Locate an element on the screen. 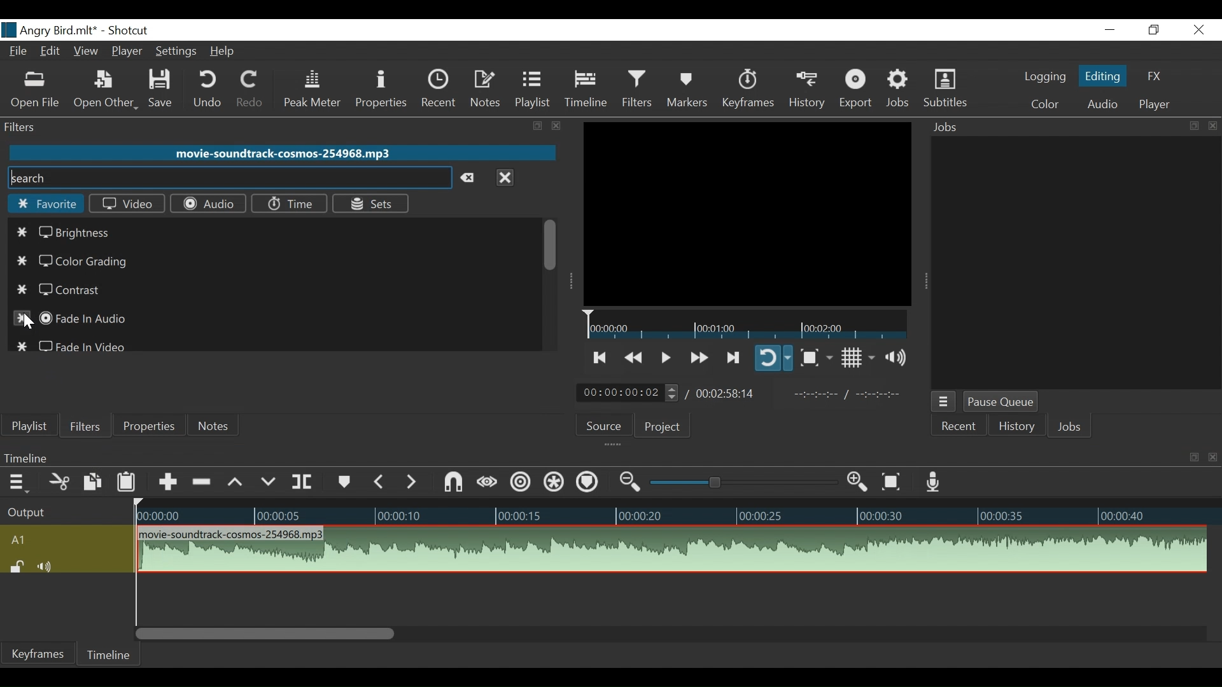 The height and width of the screenshot is (687, 1222). Help is located at coordinates (223, 51).